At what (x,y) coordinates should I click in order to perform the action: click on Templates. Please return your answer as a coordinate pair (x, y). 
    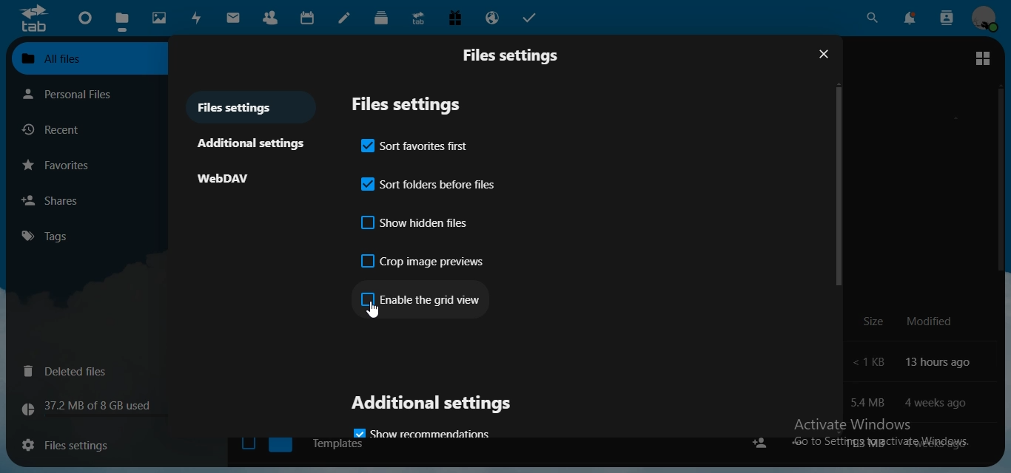
    Looking at the image, I should click on (324, 448).